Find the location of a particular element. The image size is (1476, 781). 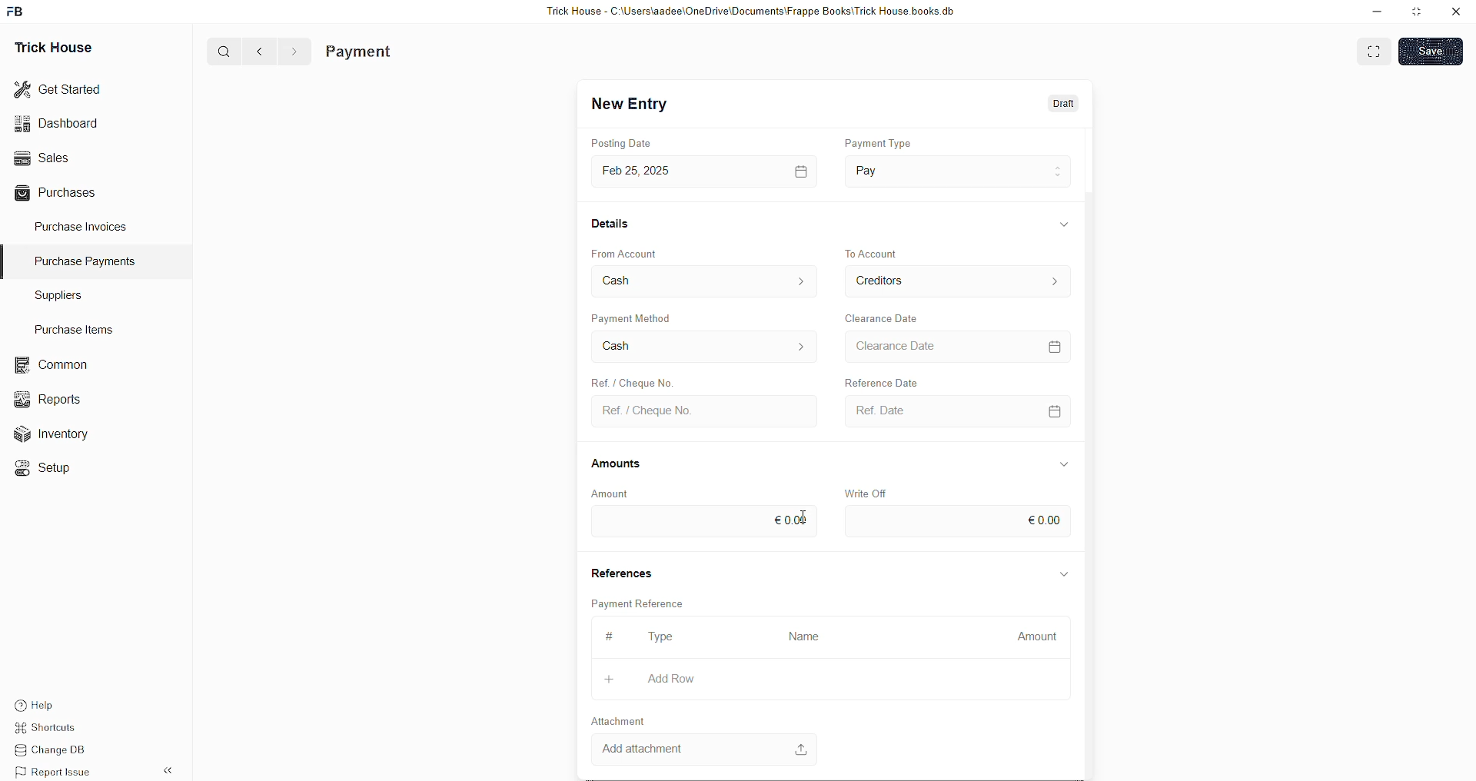

FB is located at coordinates (18, 10).